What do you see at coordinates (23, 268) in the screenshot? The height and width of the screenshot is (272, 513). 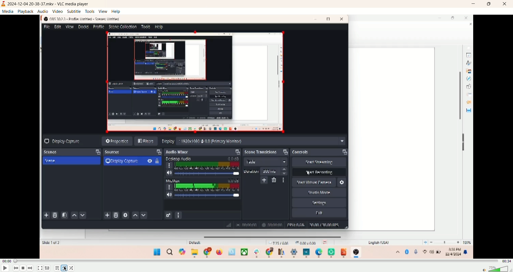 I see `stop` at bounding box center [23, 268].